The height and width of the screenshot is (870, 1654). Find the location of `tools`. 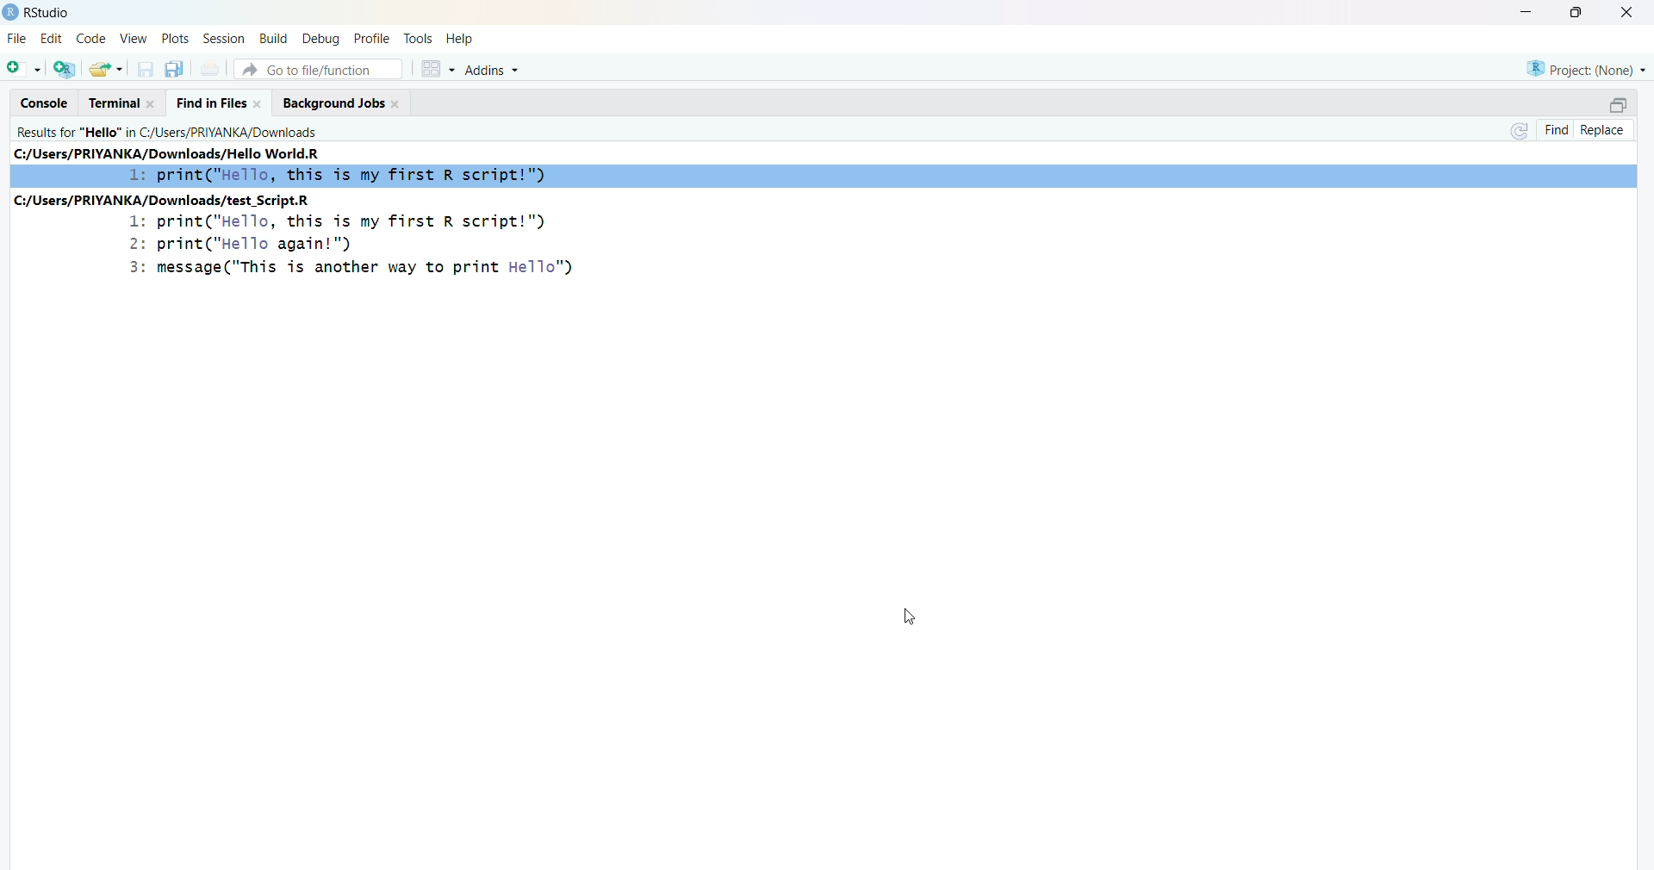

tools is located at coordinates (419, 39).